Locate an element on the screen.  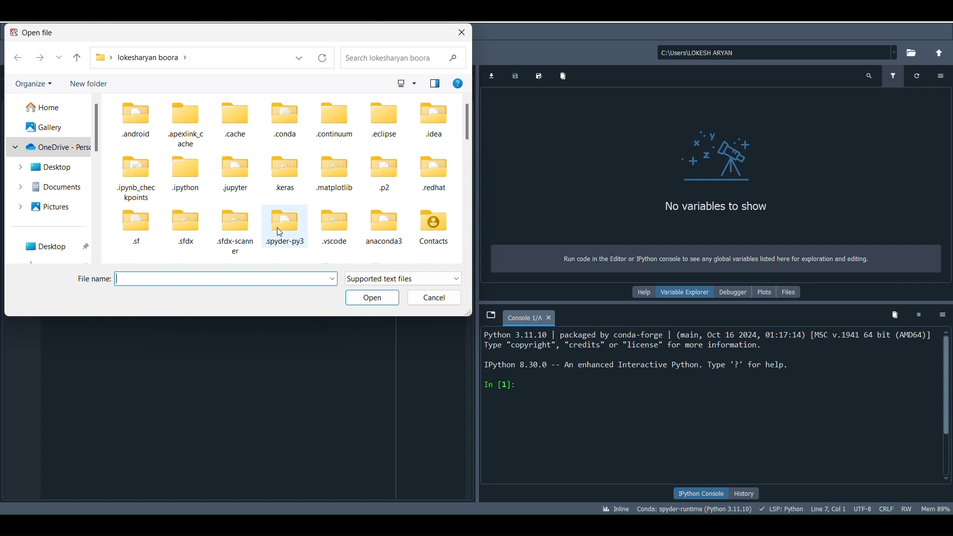
More info is located at coordinates (458, 83).